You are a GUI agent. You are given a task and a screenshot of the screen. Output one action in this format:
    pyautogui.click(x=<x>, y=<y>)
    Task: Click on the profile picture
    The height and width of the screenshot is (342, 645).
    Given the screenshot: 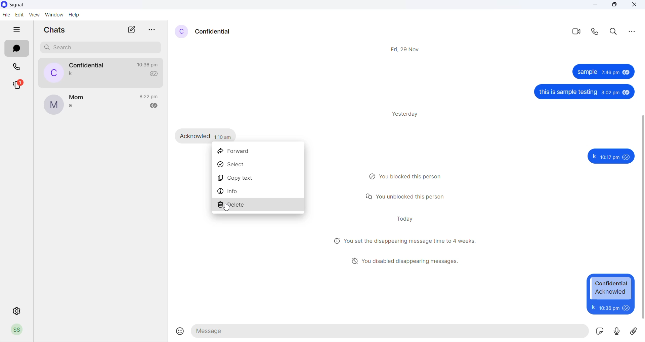 What is the action you would take?
    pyautogui.click(x=55, y=105)
    